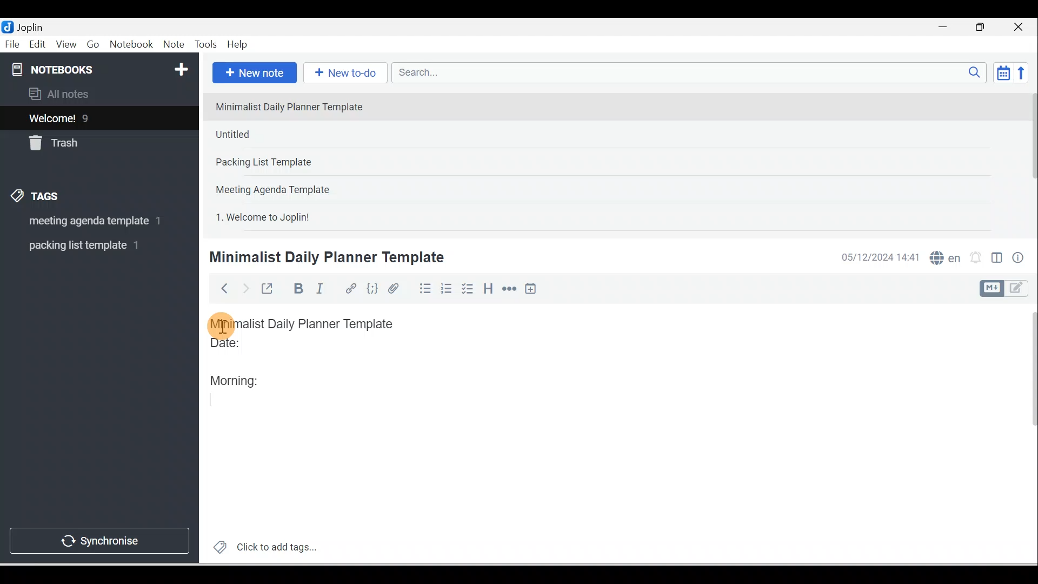 The height and width of the screenshot is (584, 1038). I want to click on Spelling, so click(943, 256).